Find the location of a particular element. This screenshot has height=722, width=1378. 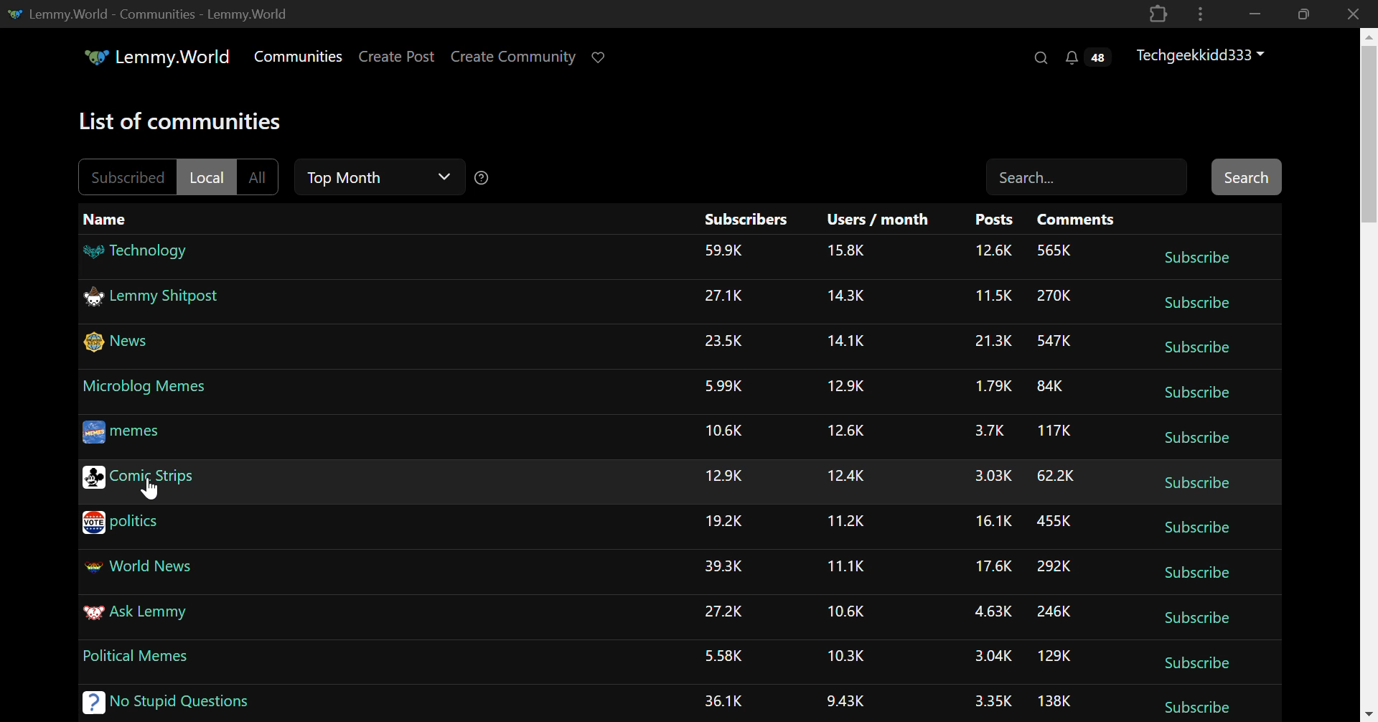

Subscribe is located at coordinates (1199, 350).